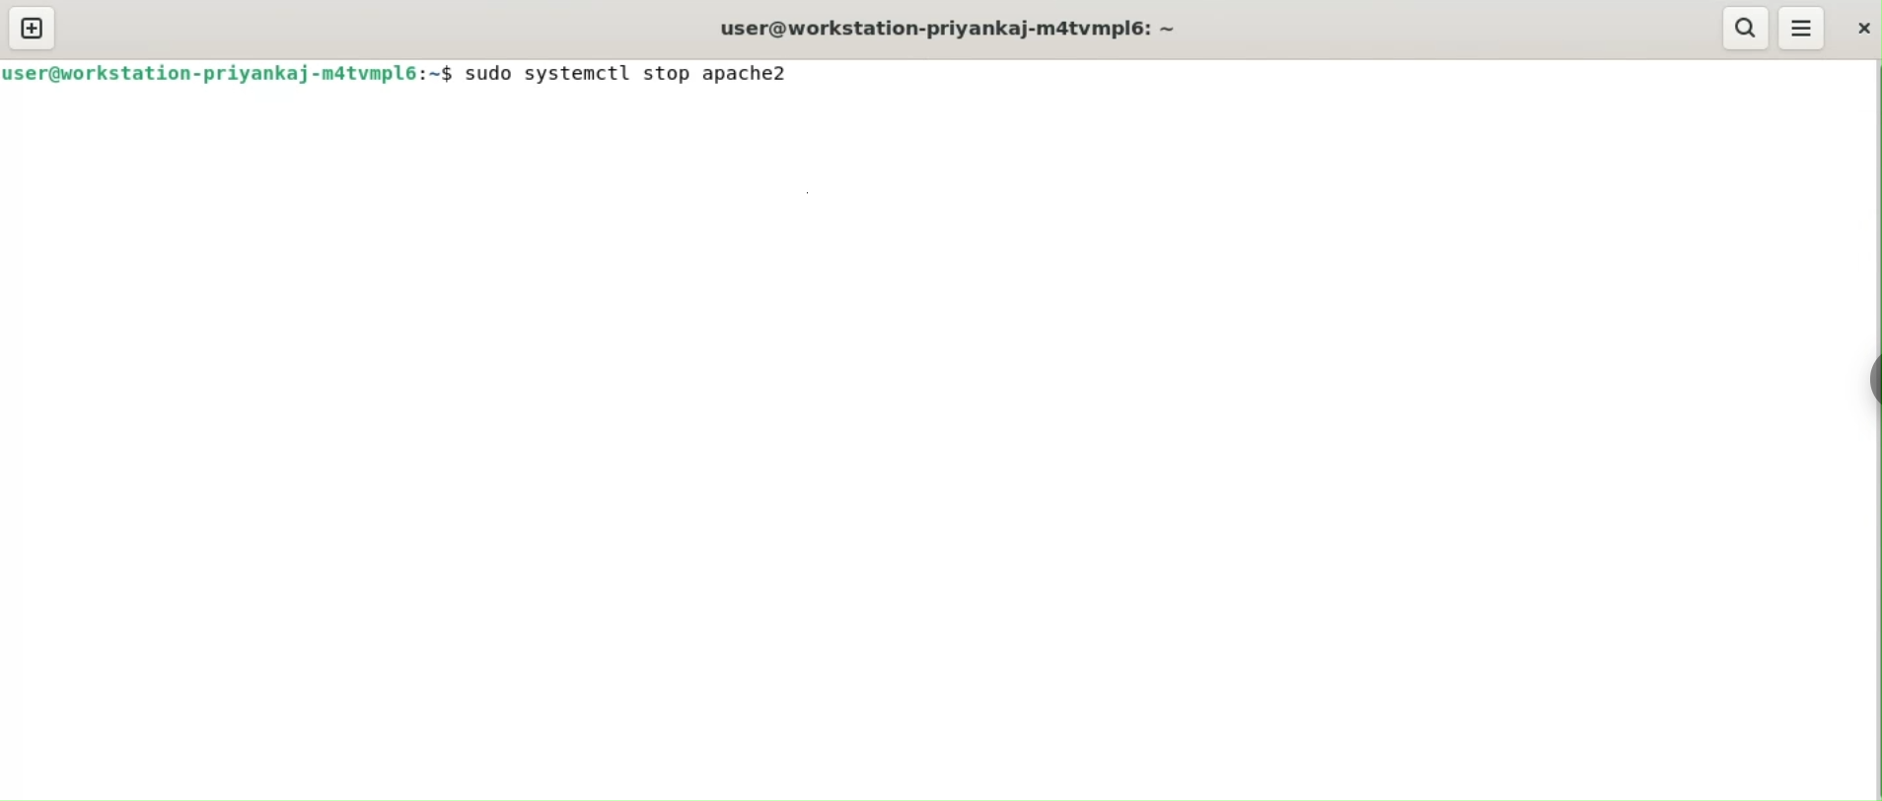 This screenshot has width=1882, height=801. I want to click on sudo systemctl stop apache2, so click(636, 72).